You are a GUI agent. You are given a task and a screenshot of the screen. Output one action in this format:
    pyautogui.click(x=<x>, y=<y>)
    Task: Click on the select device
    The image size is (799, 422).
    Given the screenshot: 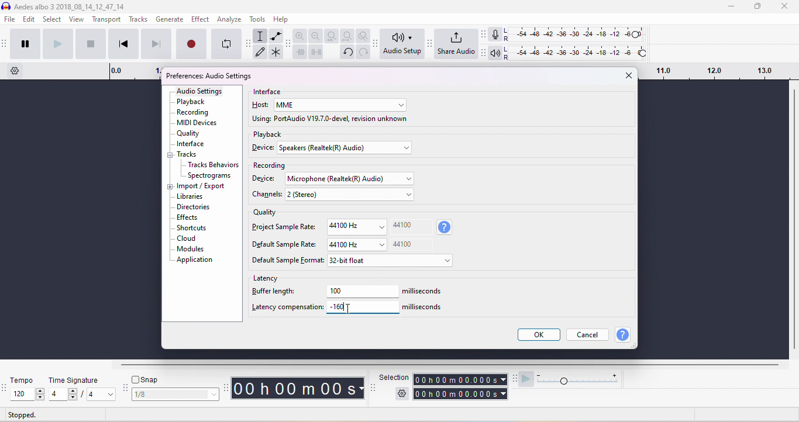 What is the action you would take?
    pyautogui.click(x=345, y=148)
    